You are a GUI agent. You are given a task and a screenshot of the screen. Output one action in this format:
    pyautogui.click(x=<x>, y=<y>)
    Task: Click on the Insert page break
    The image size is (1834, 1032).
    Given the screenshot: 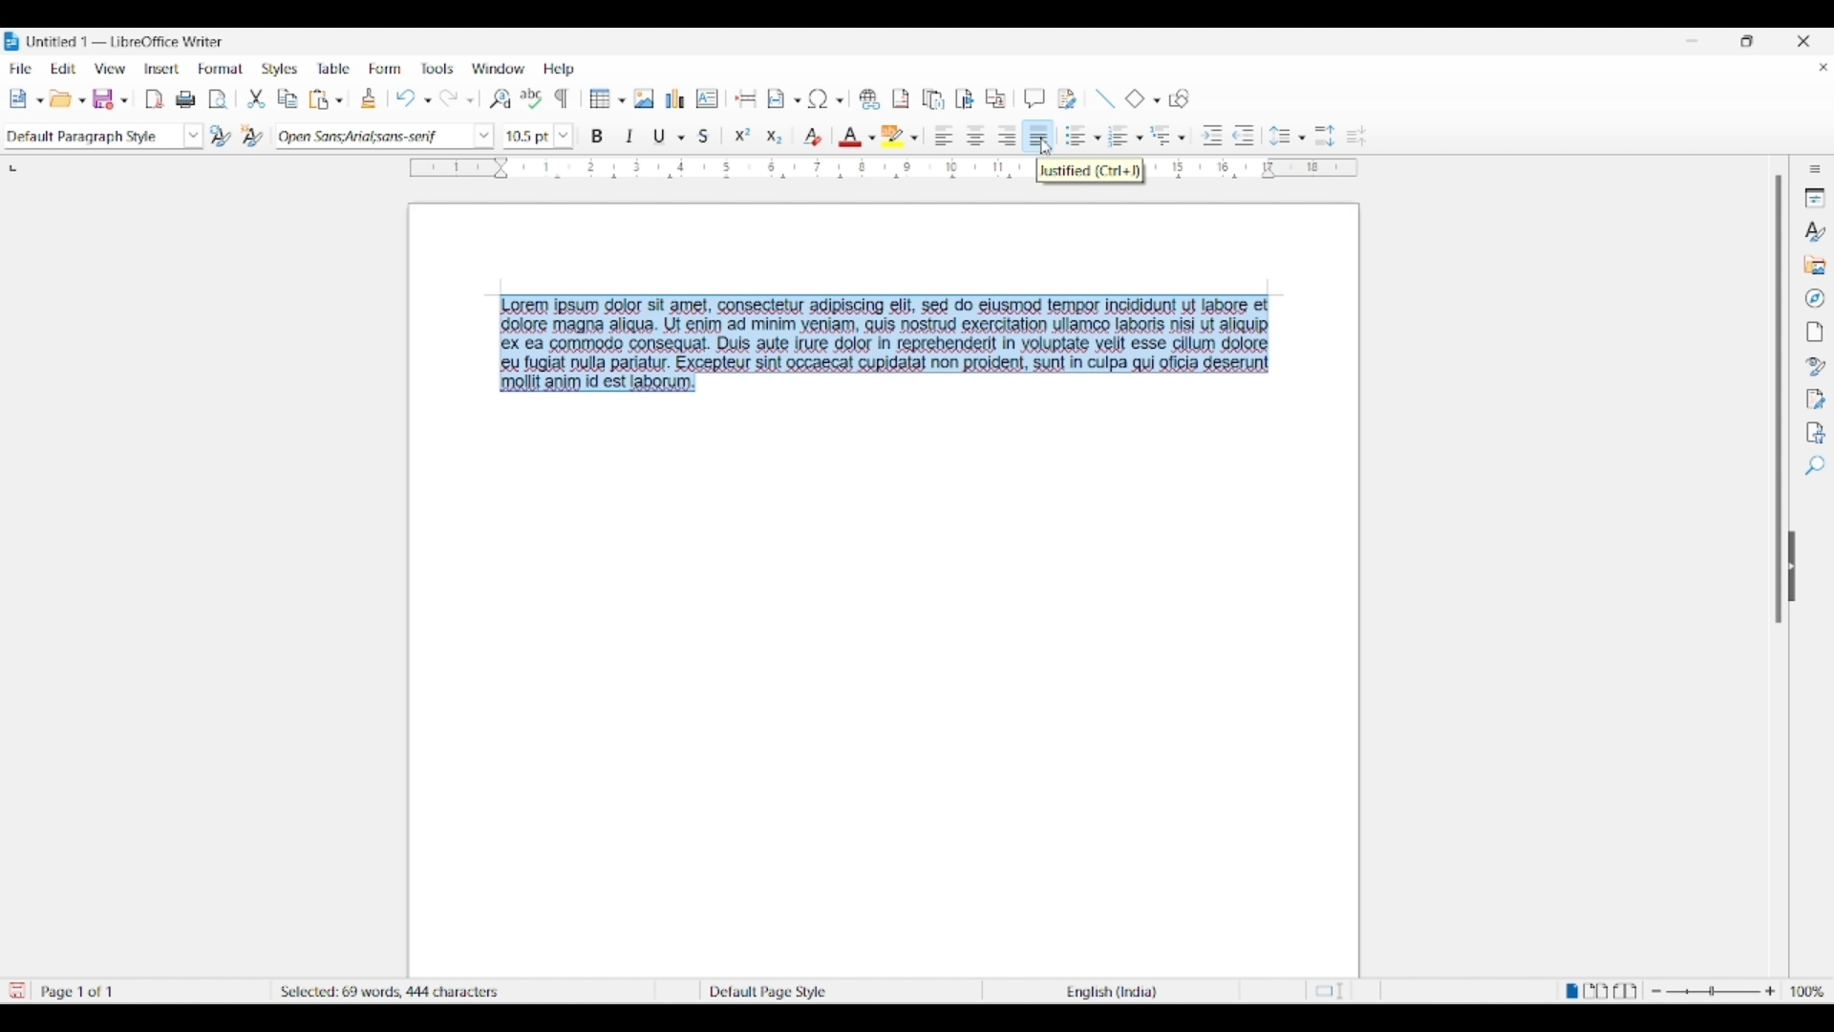 What is the action you would take?
    pyautogui.click(x=747, y=97)
    